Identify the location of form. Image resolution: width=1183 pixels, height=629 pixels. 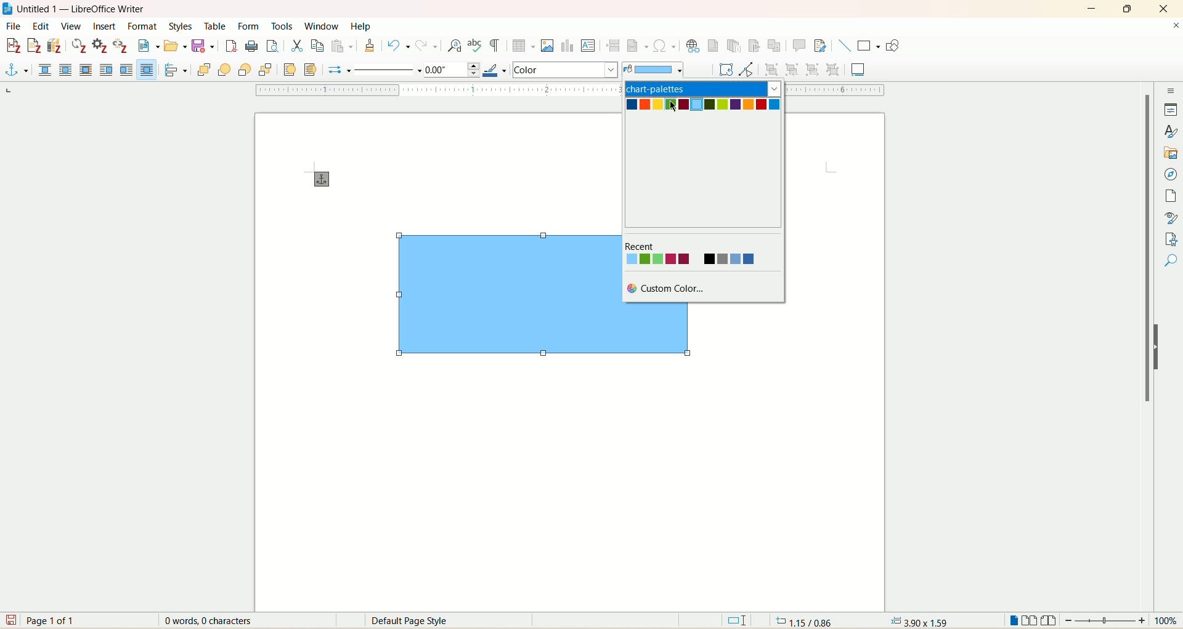
(250, 26).